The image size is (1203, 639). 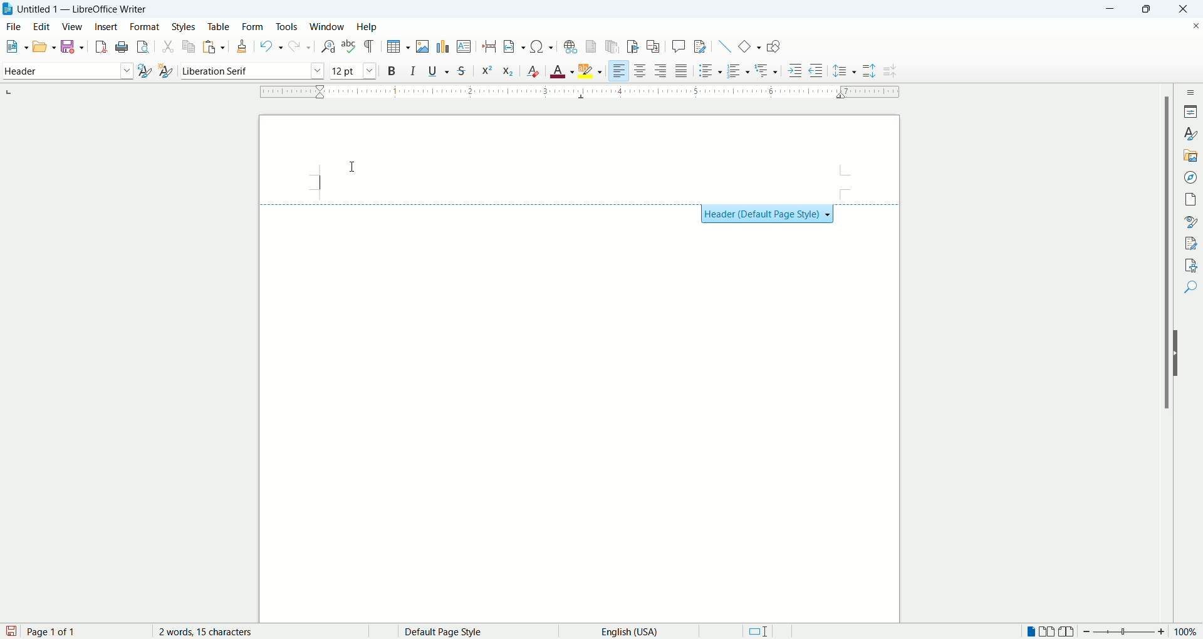 I want to click on zoom percent, so click(x=1188, y=631).